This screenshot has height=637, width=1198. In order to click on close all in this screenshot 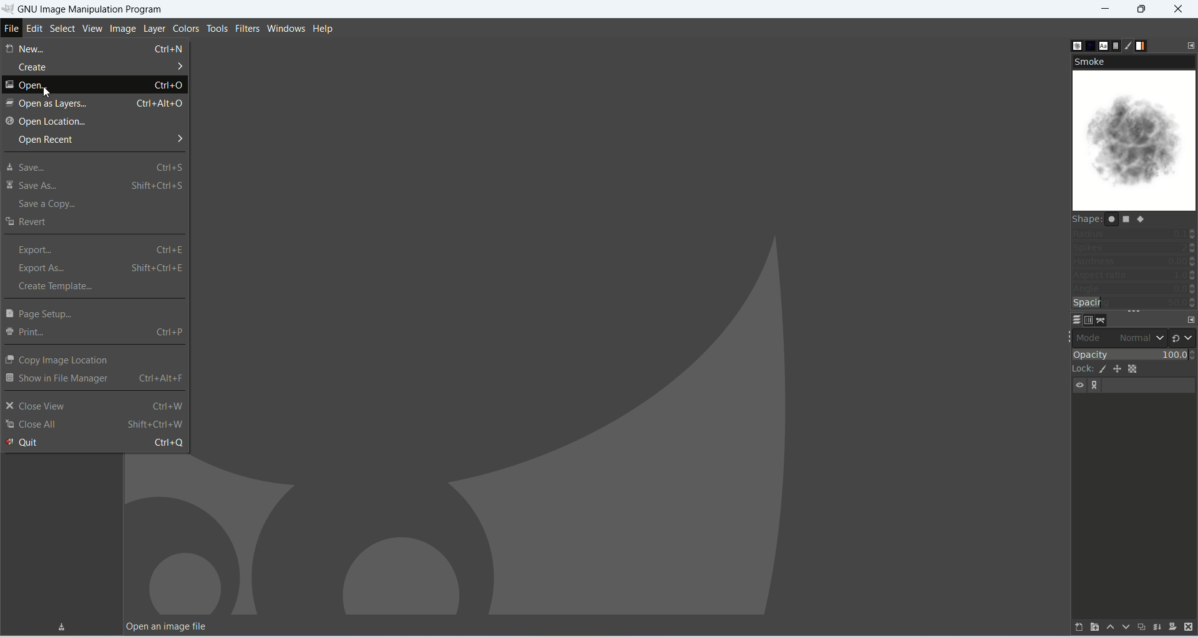, I will do `click(94, 425)`.